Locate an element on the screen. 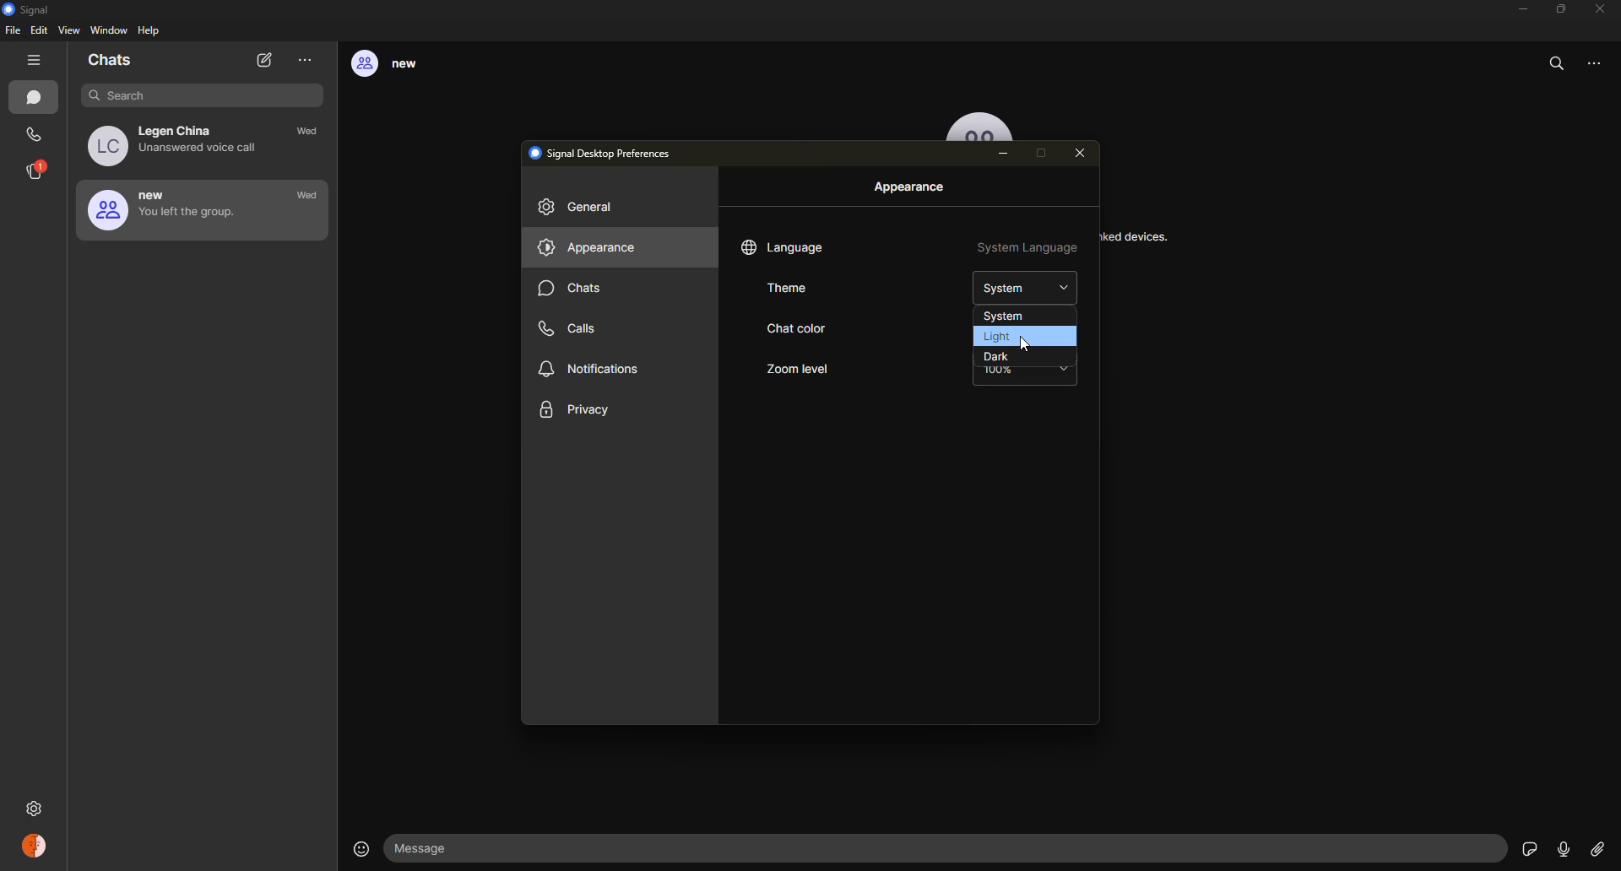 The height and width of the screenshot is (871, 1621). hide tabs is located at coordinates (37, 61).